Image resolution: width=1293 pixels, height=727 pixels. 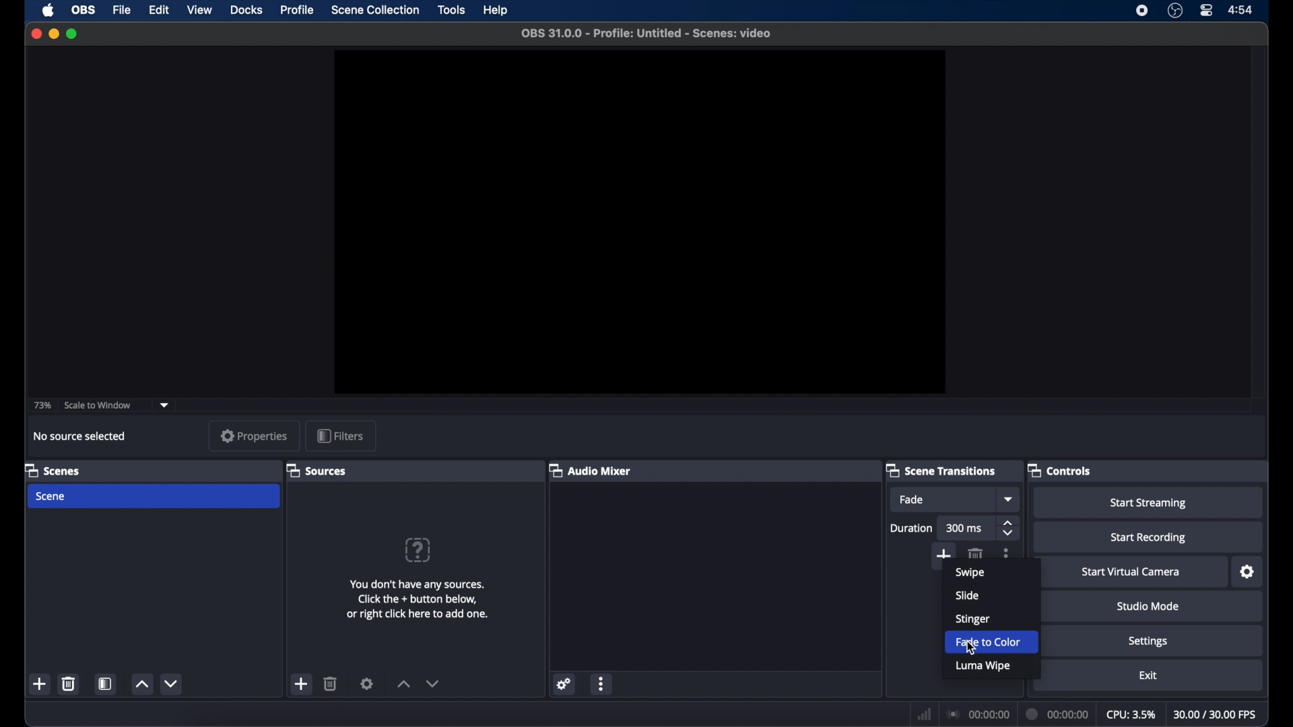 What do you see at coordinates (964, 528) in the screenshot?
I see `300 ms` at bounding box center [964, 528].